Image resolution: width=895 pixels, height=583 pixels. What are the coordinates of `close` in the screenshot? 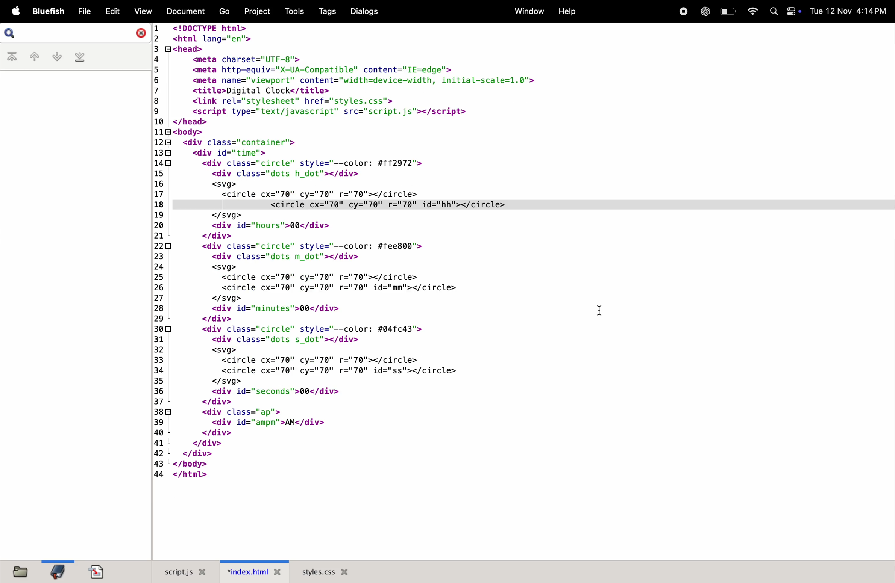 It's located at (138, 32).